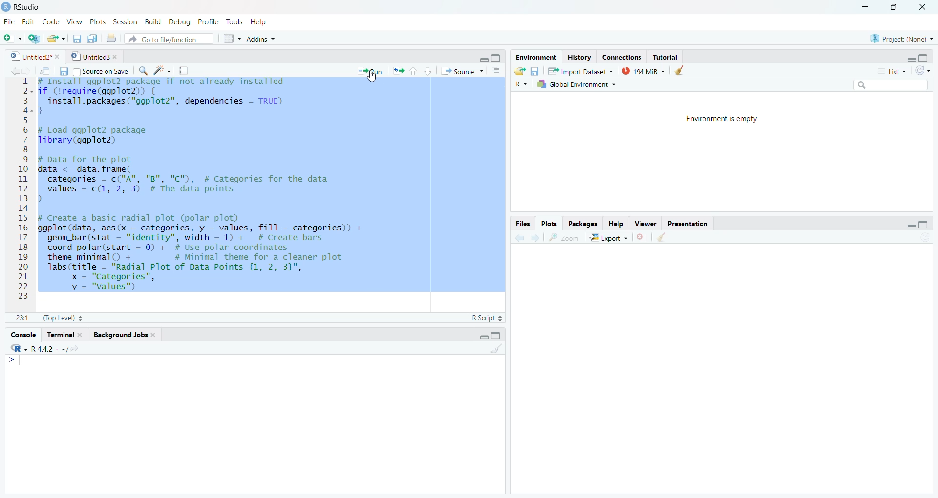 Image resolution: width=938 pixels, height=498 pixels. What do you see at coordinates (536, 238) in the screenshot?
I see `move forward` at bounding box center [536, 238].